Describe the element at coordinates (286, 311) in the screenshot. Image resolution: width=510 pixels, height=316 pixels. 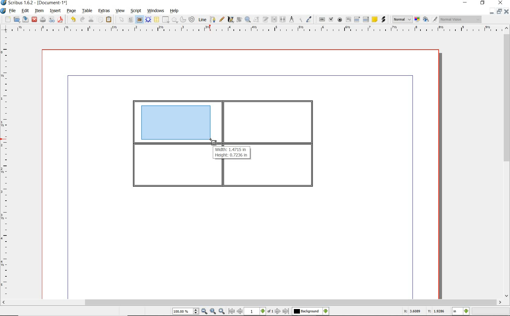
I see `go to last page` at that location.